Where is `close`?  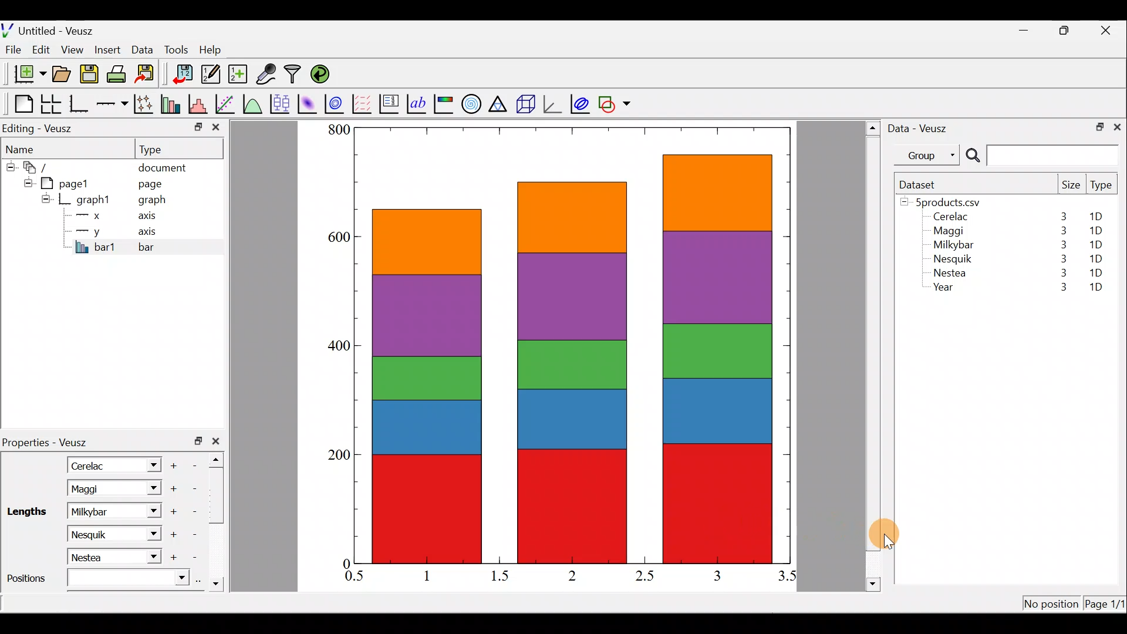
close is located at coordinates (1117, 126).